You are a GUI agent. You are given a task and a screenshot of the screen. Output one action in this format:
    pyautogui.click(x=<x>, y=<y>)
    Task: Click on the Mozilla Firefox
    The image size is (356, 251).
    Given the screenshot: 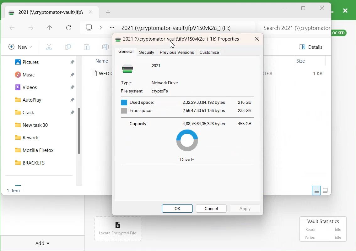 What is the action you would take?
    pyautogui.click(x=41, y=149)
    